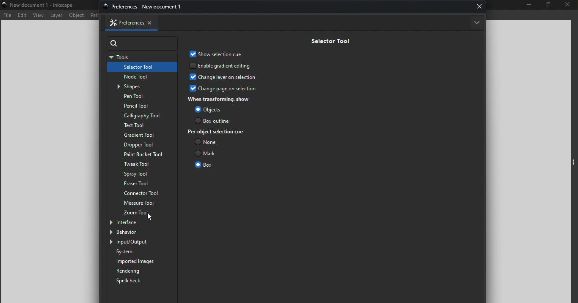 The width and height of the screenshot is (578, 303). Describe the element at coordinates (151, 23) in the screenshot. I see `Close` at that location.